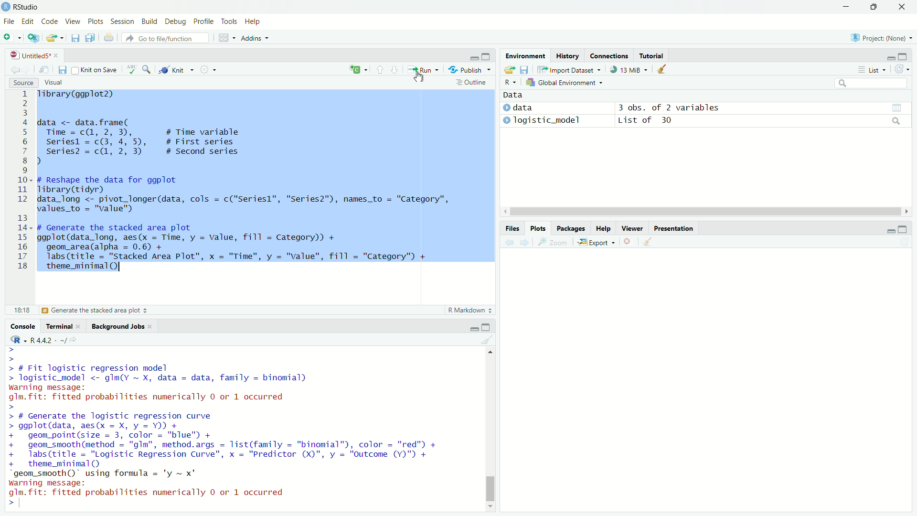  Describe the element at coordinates (260, 183) in the screenshot. I see `Tibrary(ggplot2)
data <- data.frame(
Time = c(1, 2, 3), # Time variable
seriesl = c(3, 4, 5),  # First series| I
series? = c(1, 2, 3) # Second series
)
- # Reshape the data for ggplot
Tibrary(tidyr)
data_long <- pivot_longer(data, cols = c("Seriesl", "Series2"), names_to = "Category",
values_to = "value")
 # Generate the stacked area plot
ggplot(data_long, aes(x = Time, y = Value, fill = Category)) +
geom_area(alpha = 0.6) +
labs (title = "Stacked Area Plot", x = "Time", y = "value", fill = "Category") +
theme_minimal()` at that location.